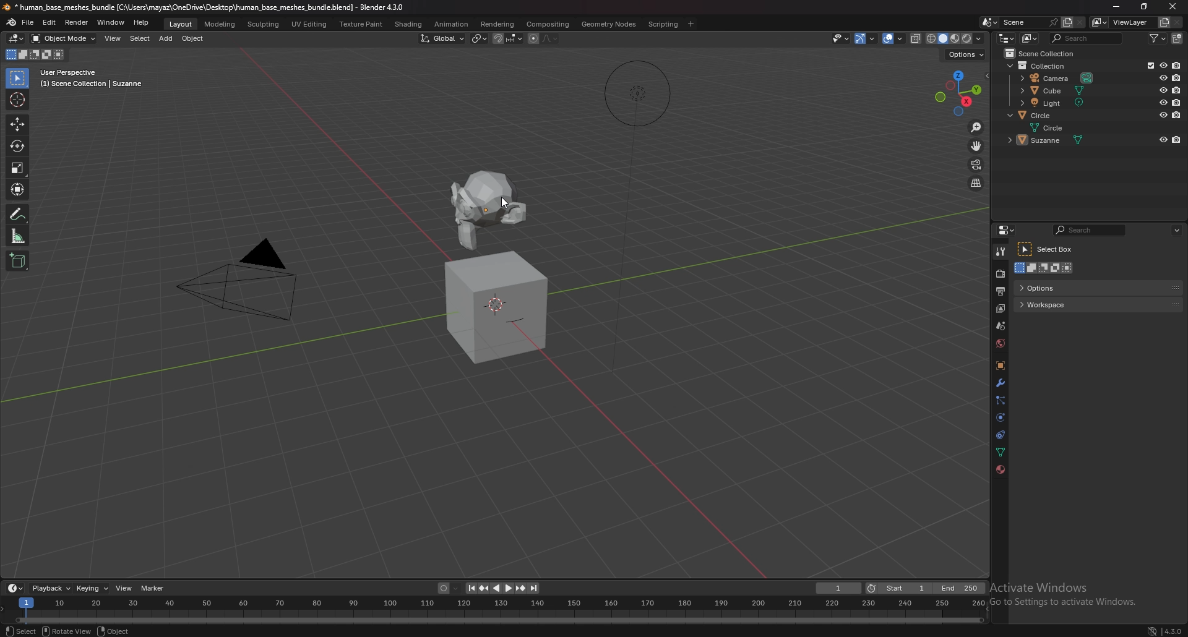 The image size is (1188, 637). Describe the element at coordinates (502, 588) in the screenshot. I see `play animation` at that location.